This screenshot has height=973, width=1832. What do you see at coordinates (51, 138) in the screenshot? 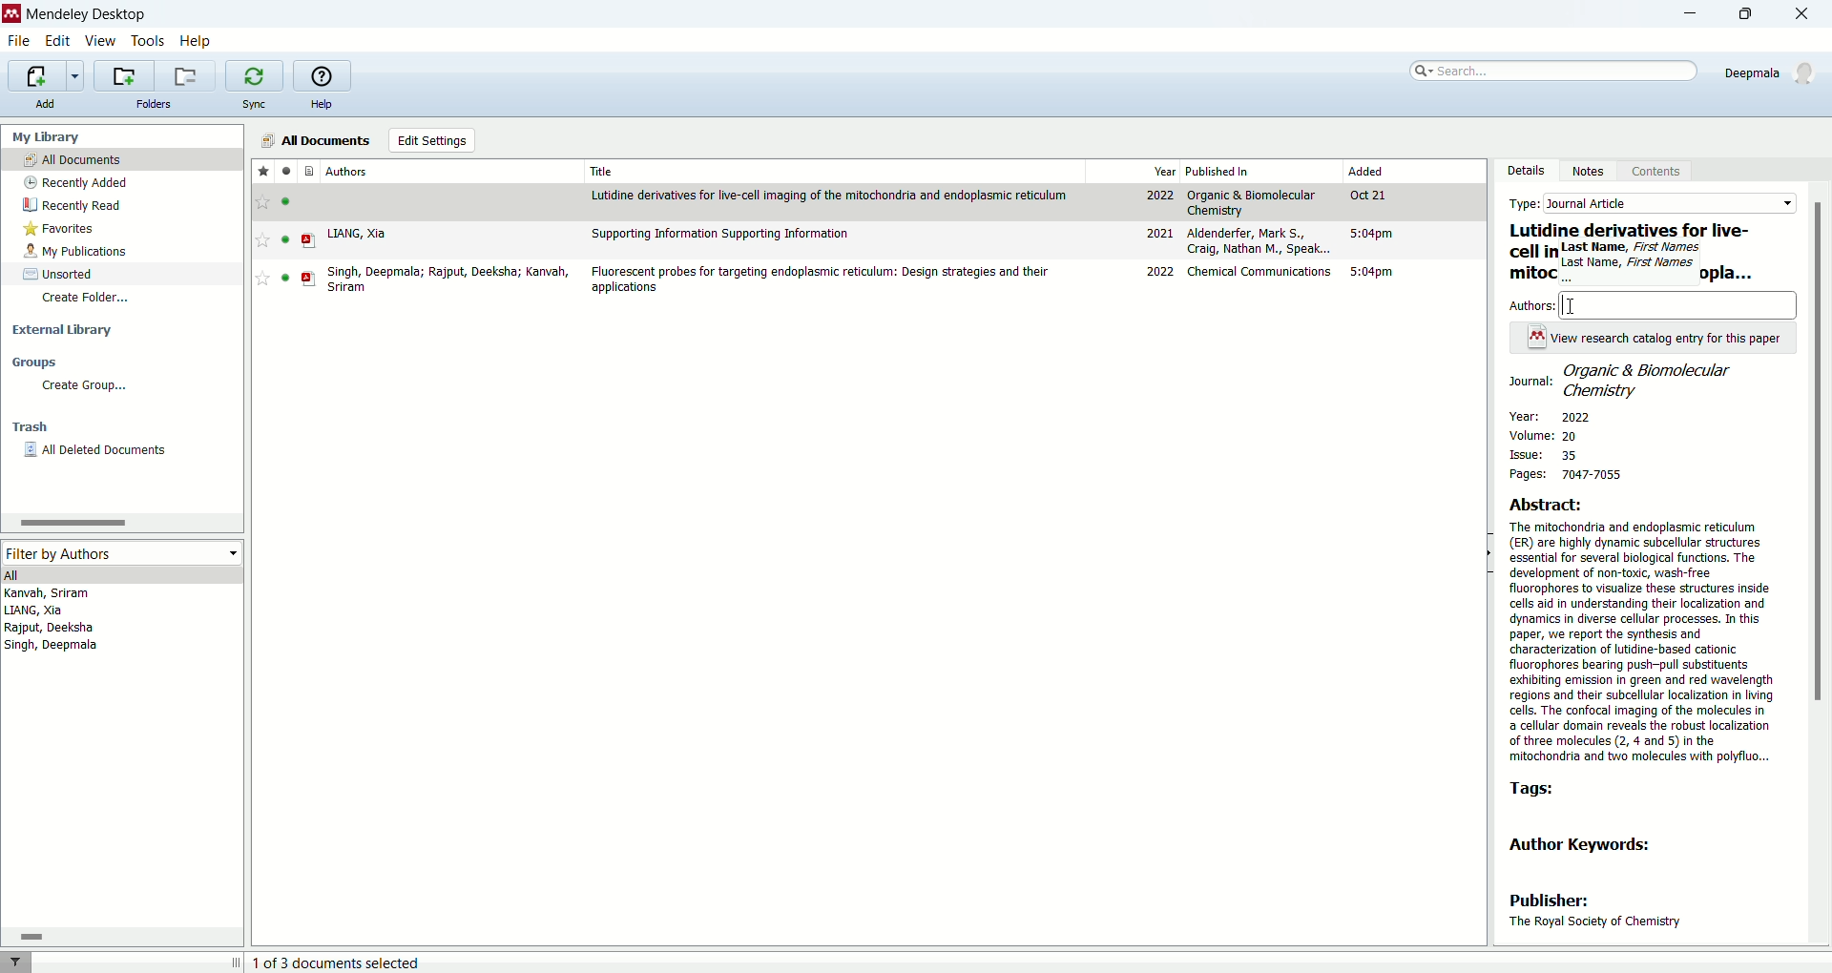
I see `my library` at bounding box center [51, 138].